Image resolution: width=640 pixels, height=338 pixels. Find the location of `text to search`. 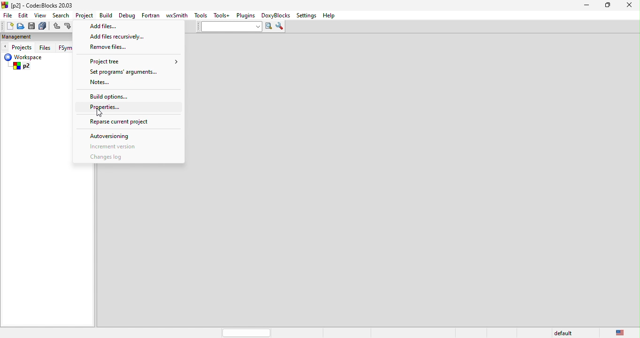

text to search is located at coordinates (227, 27).